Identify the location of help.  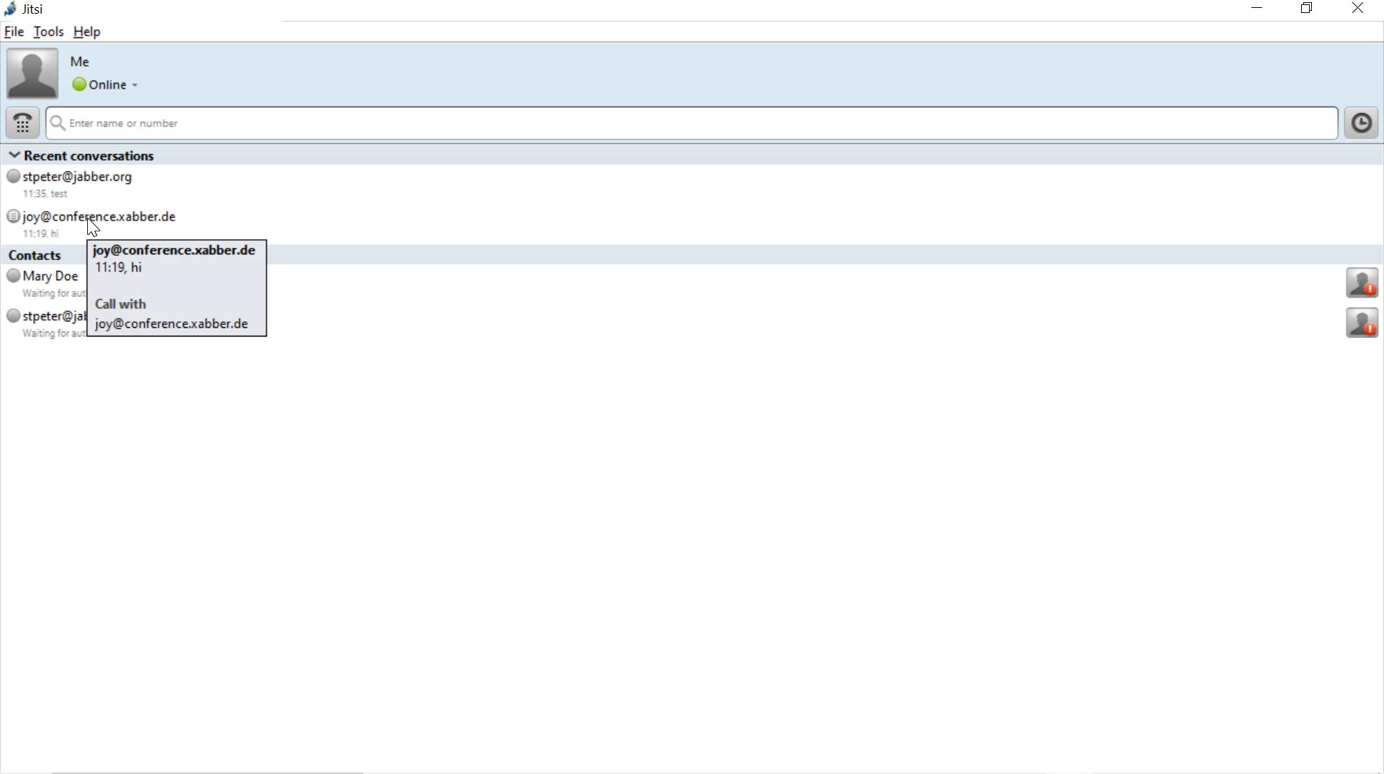
(87, 35).